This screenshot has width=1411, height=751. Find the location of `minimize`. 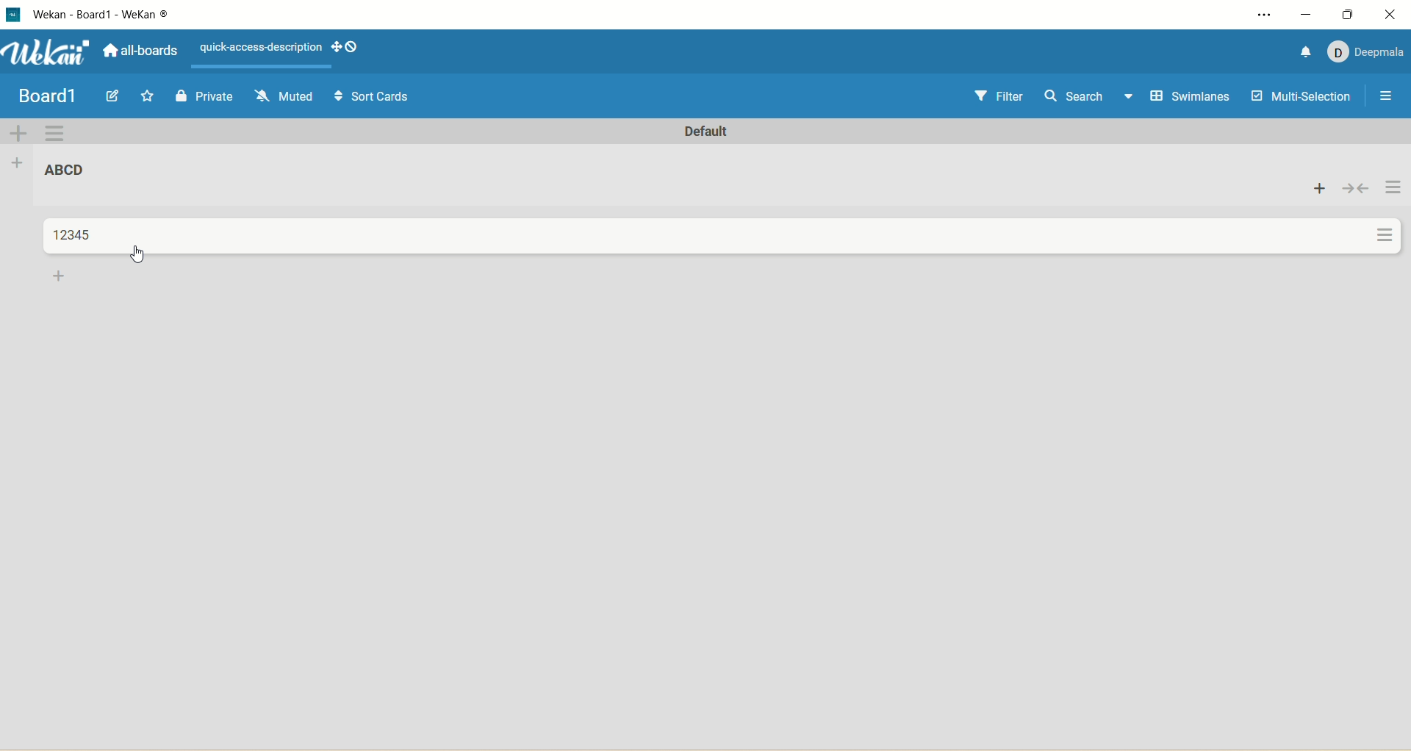

minimize is located at coordinates (1304, 15).